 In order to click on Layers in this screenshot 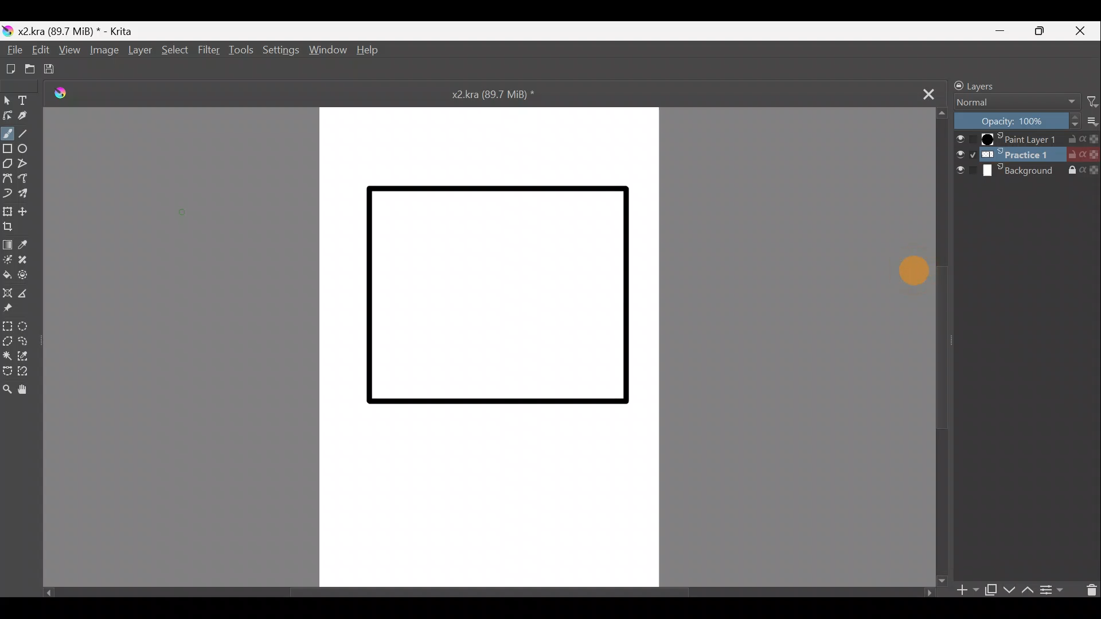, I will do `click(985, 84)`.